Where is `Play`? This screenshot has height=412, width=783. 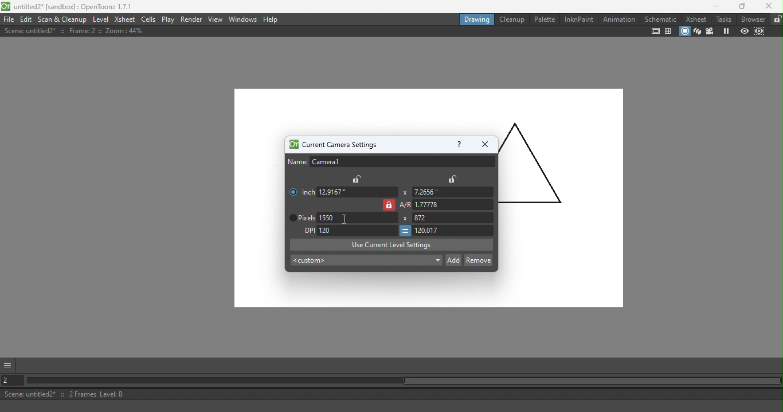 Play is located at coordinates (168, 19).